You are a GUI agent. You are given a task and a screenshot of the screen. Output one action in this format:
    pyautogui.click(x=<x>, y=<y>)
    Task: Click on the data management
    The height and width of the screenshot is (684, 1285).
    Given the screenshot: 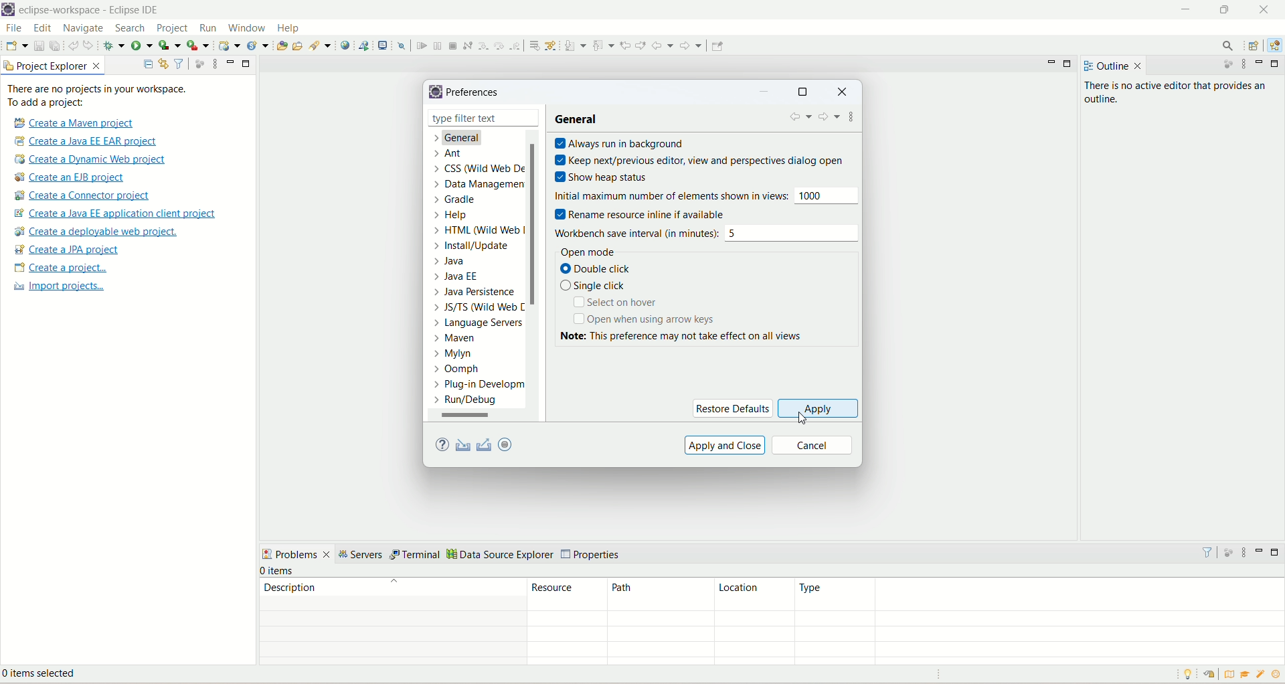 What is the action you would take?
    pyautogui.click(x=483, y=186)
    